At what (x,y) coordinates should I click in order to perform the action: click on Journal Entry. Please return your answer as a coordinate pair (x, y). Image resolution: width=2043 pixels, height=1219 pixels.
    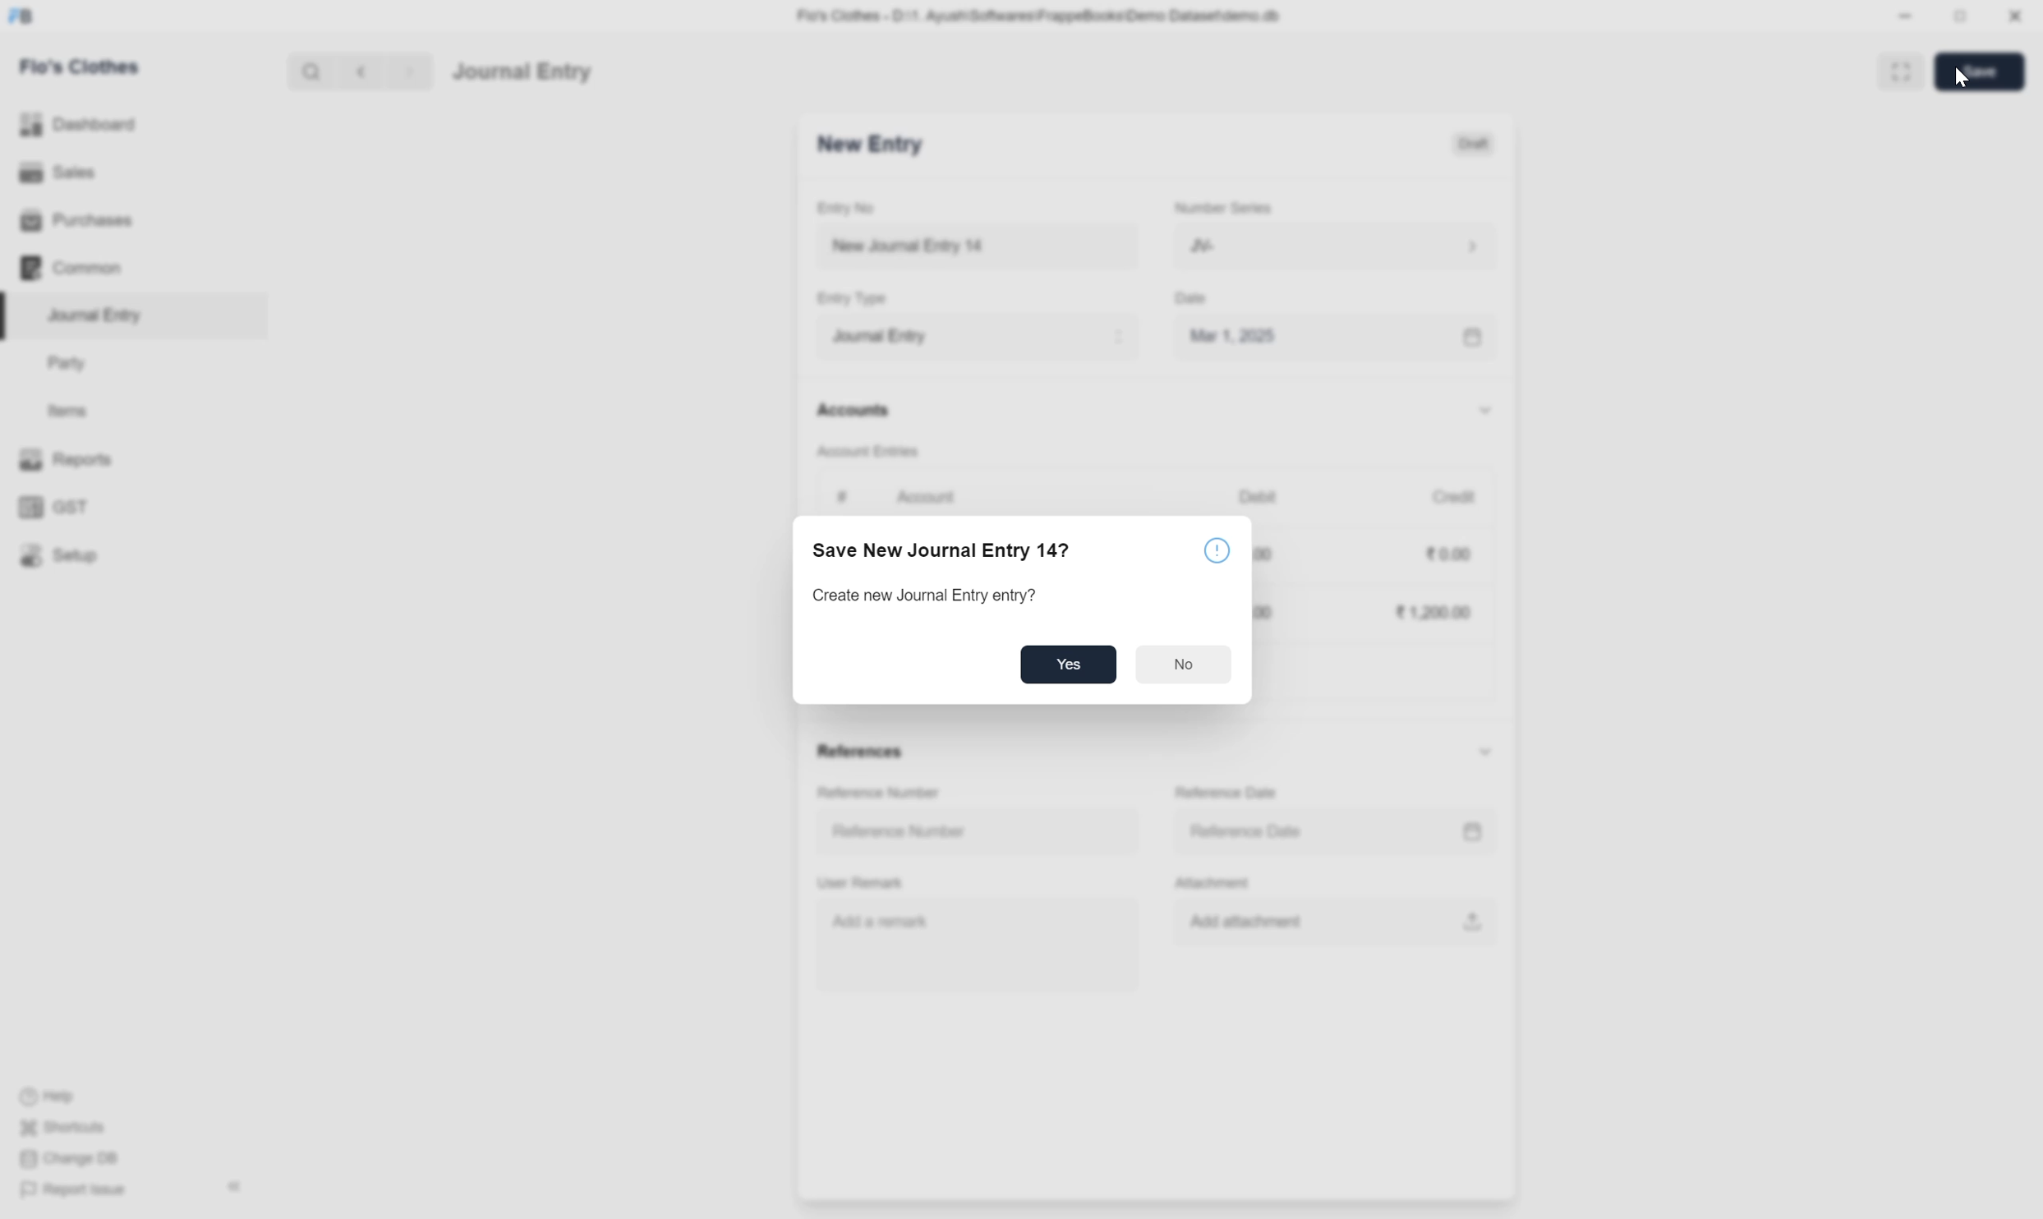
    Looking at the image, I should click on (978, 335).